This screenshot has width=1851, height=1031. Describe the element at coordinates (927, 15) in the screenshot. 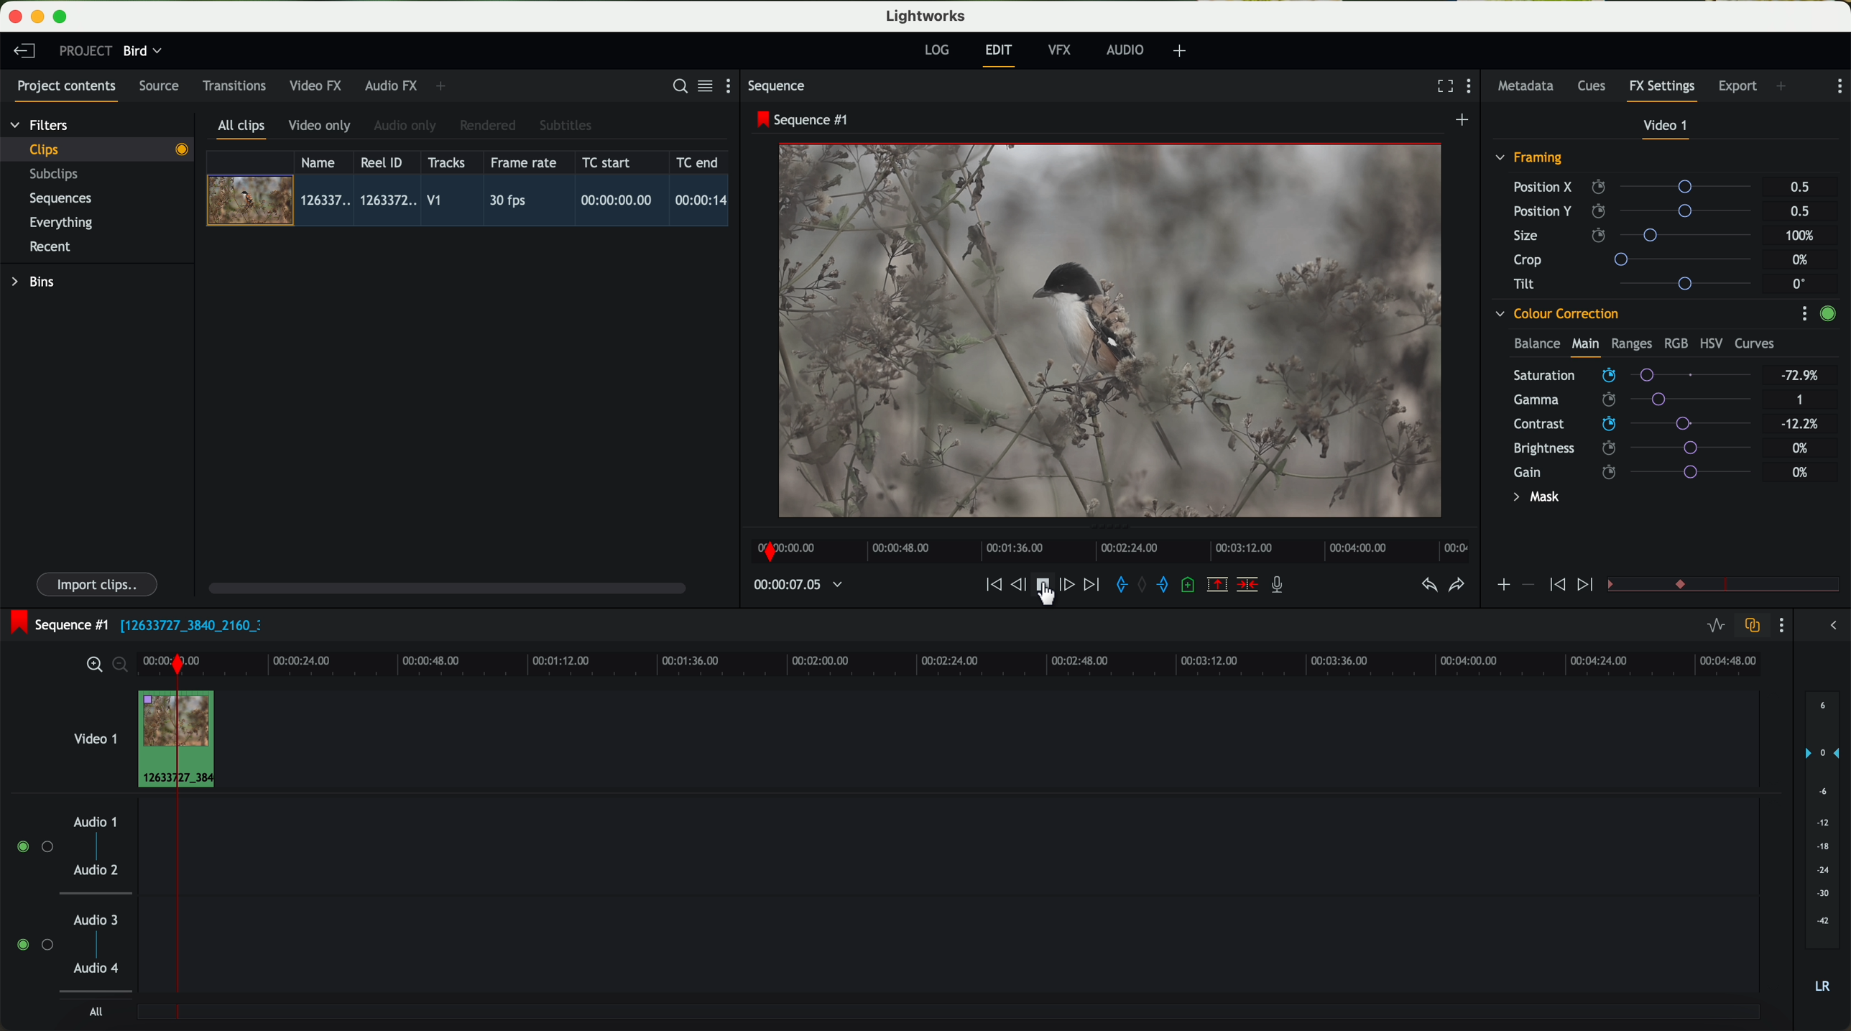

I see `Lightworks` at that location.